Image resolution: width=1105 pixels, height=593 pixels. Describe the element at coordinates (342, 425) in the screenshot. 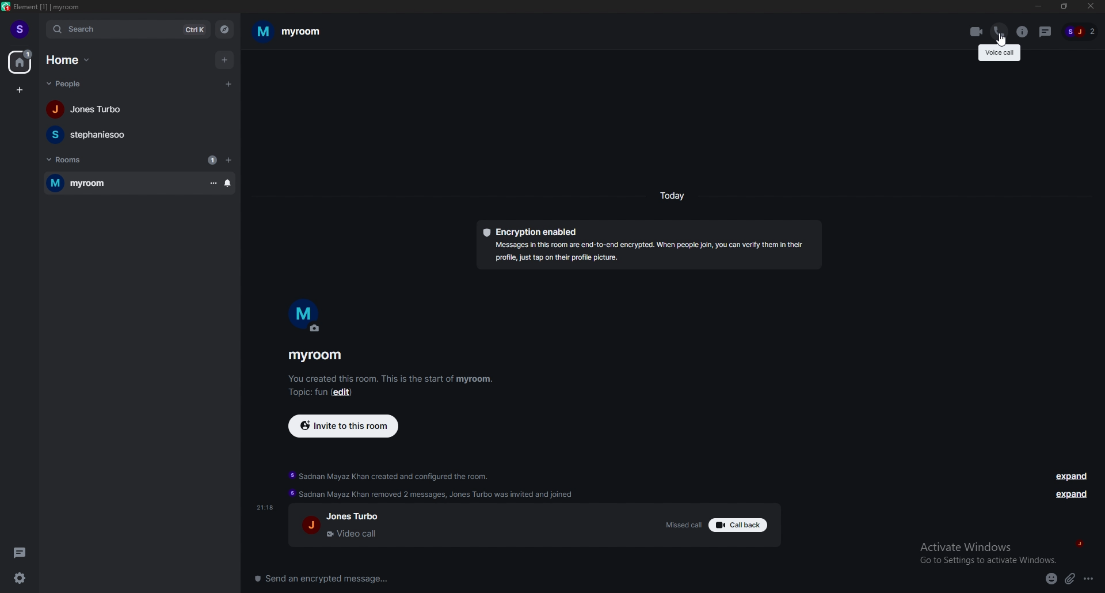

I see `invite to this room` at that location.